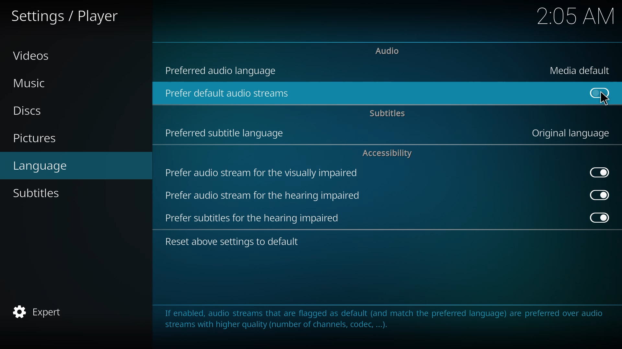 This screenshot has width=622, height=349. Describe the element at coordinates (388, 50) in the screenshot. I see `audio` at that location.